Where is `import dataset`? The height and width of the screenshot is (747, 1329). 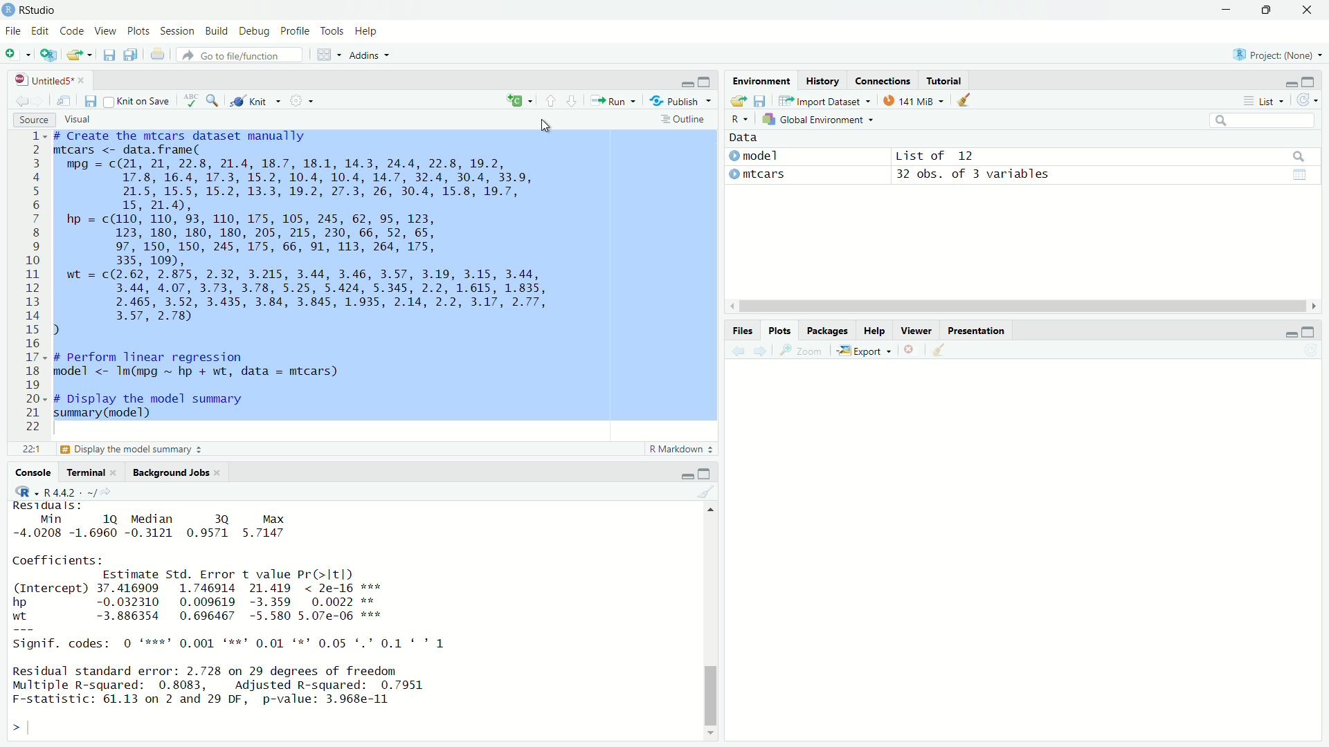 import dataset is located at coordinates (819, 102).